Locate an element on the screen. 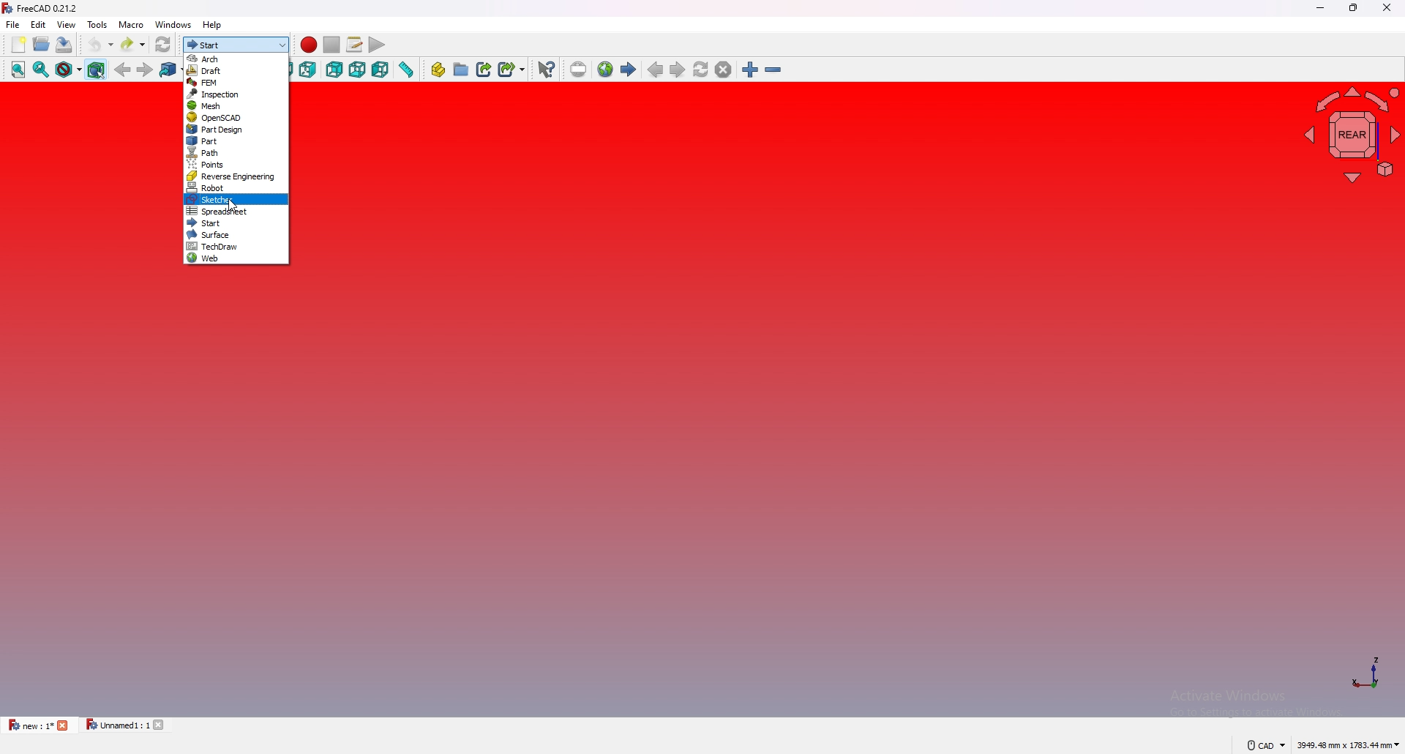 The height and width of the screenshot is (754, 1405). next page is located at coordinates (677, 69).